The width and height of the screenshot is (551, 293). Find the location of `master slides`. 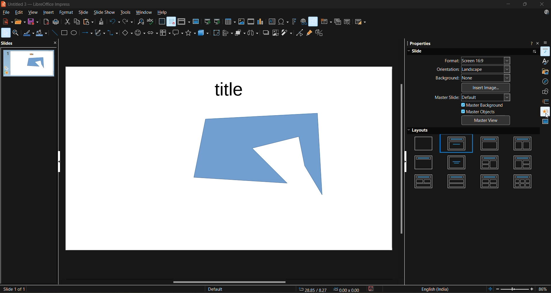

master slides is located at coordinates (545, 123).